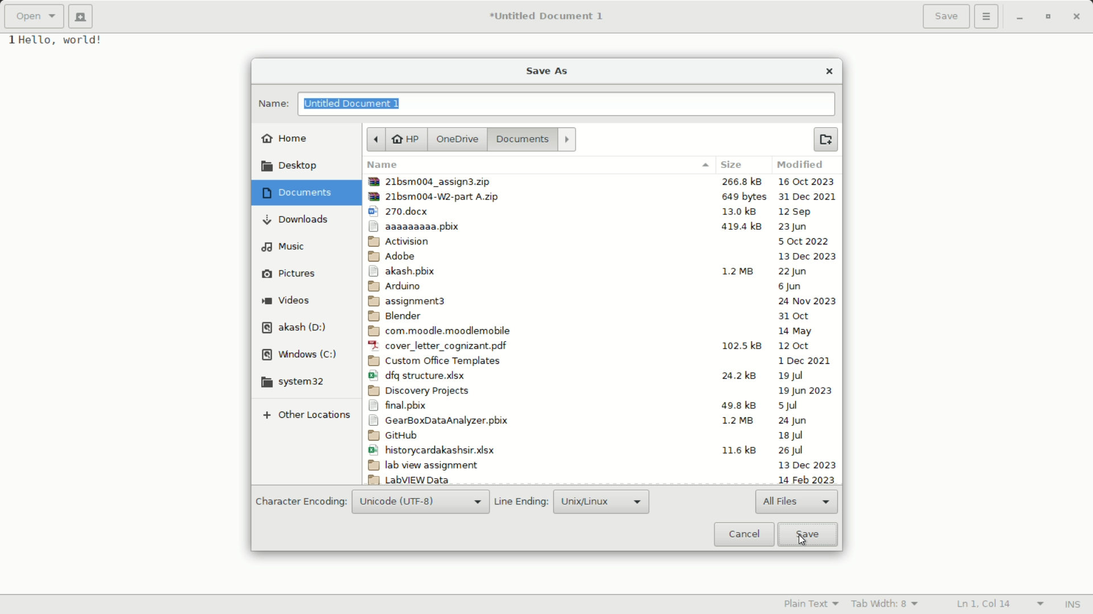  I want to click on line and columns, so click(1000, 603).